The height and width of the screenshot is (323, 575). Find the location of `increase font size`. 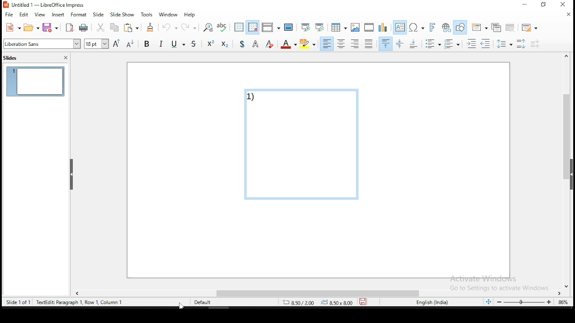

increase font size is located at coordinates (116, 44).